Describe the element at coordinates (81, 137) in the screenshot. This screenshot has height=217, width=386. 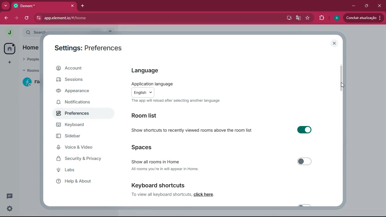
I see `sidebar` at that location.